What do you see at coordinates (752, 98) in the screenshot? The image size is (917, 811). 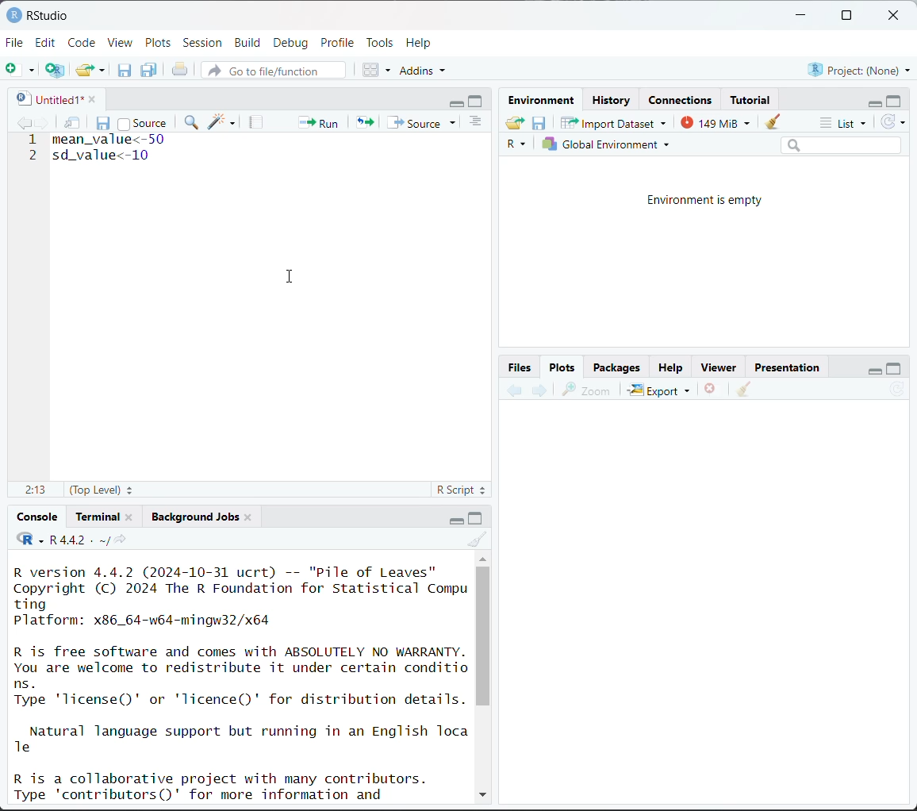 I see `Tutorial` at bounding box center [752, 98].